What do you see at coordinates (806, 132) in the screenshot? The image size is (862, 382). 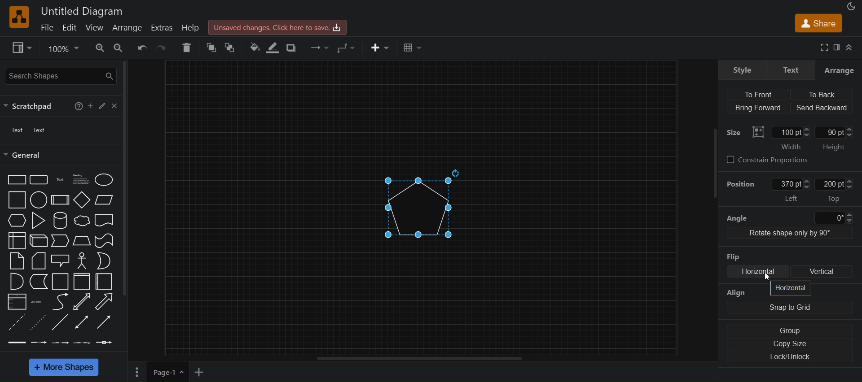 I see `Increase/Decrease width` at bounding box center [806, 132].